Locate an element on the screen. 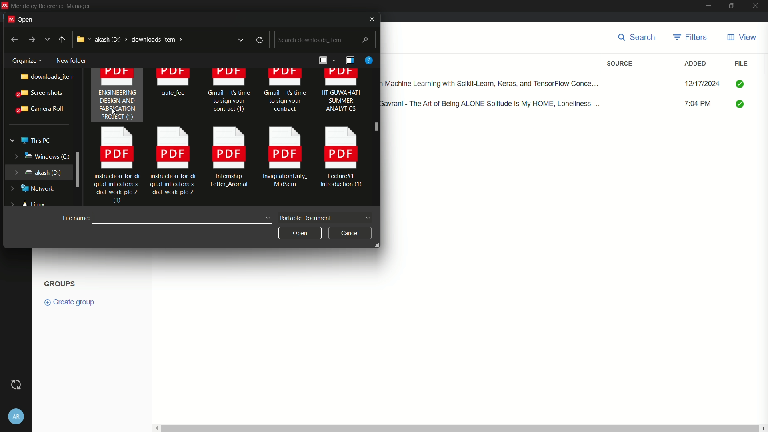 Image resolution: width=768 pixels, height=432 pixels. up to is located at coordinates (62, 40).